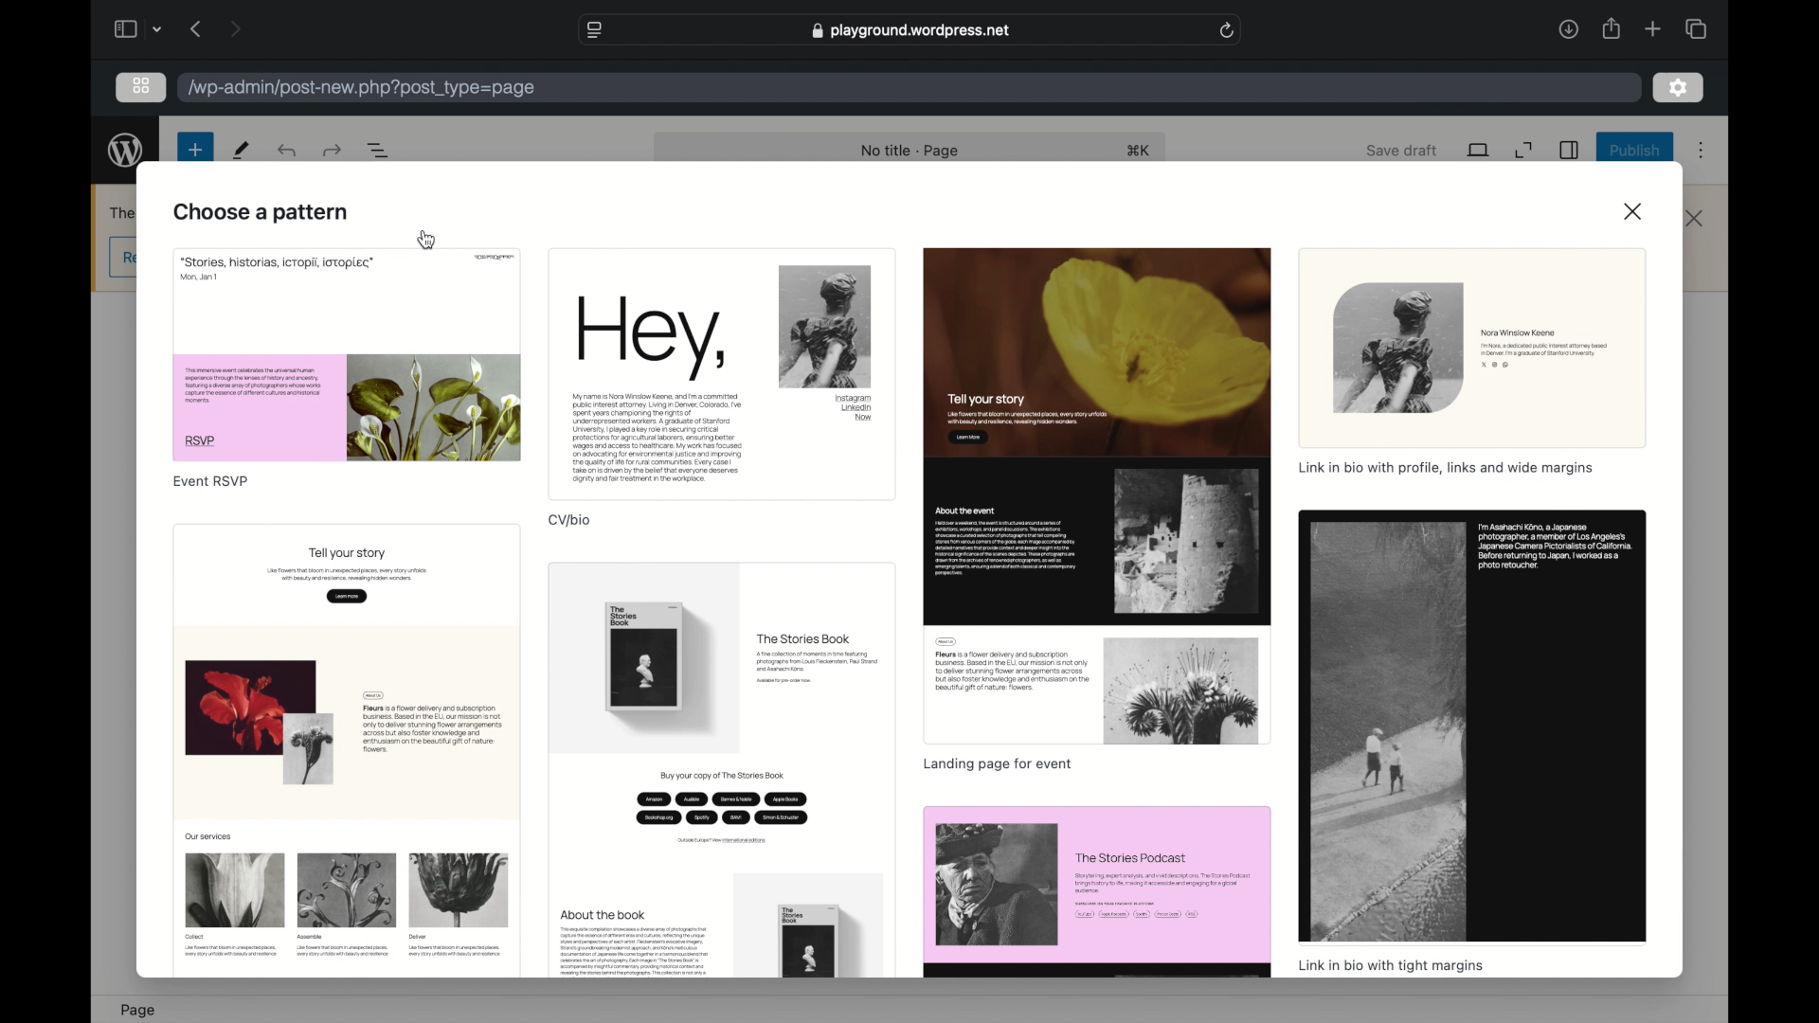  Describe the element at coordinates (723, 374) in the screenshot. I see `preview` at that location.